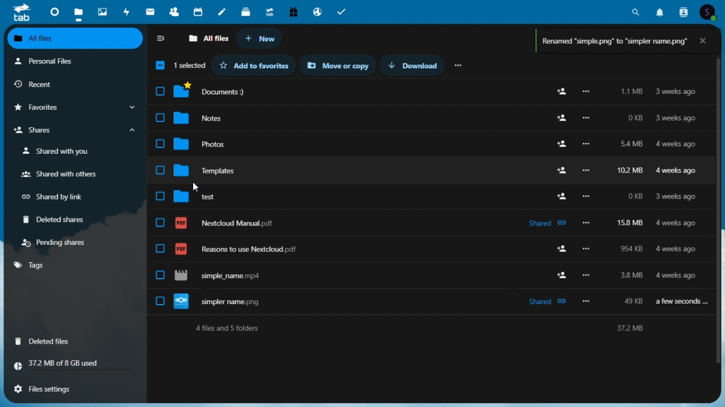 This screenshot has height=407, width=725. I want to click on file settings, so click(71, 388).